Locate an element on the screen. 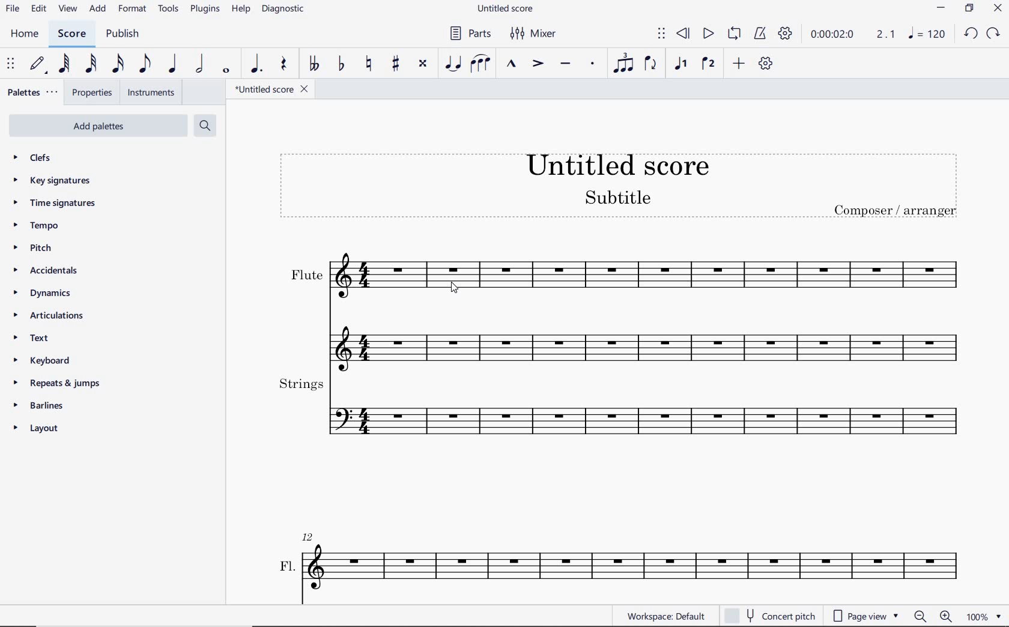 The height and width of the screenshot is (627, 1009). ADD is located at coordinates (741, 63).